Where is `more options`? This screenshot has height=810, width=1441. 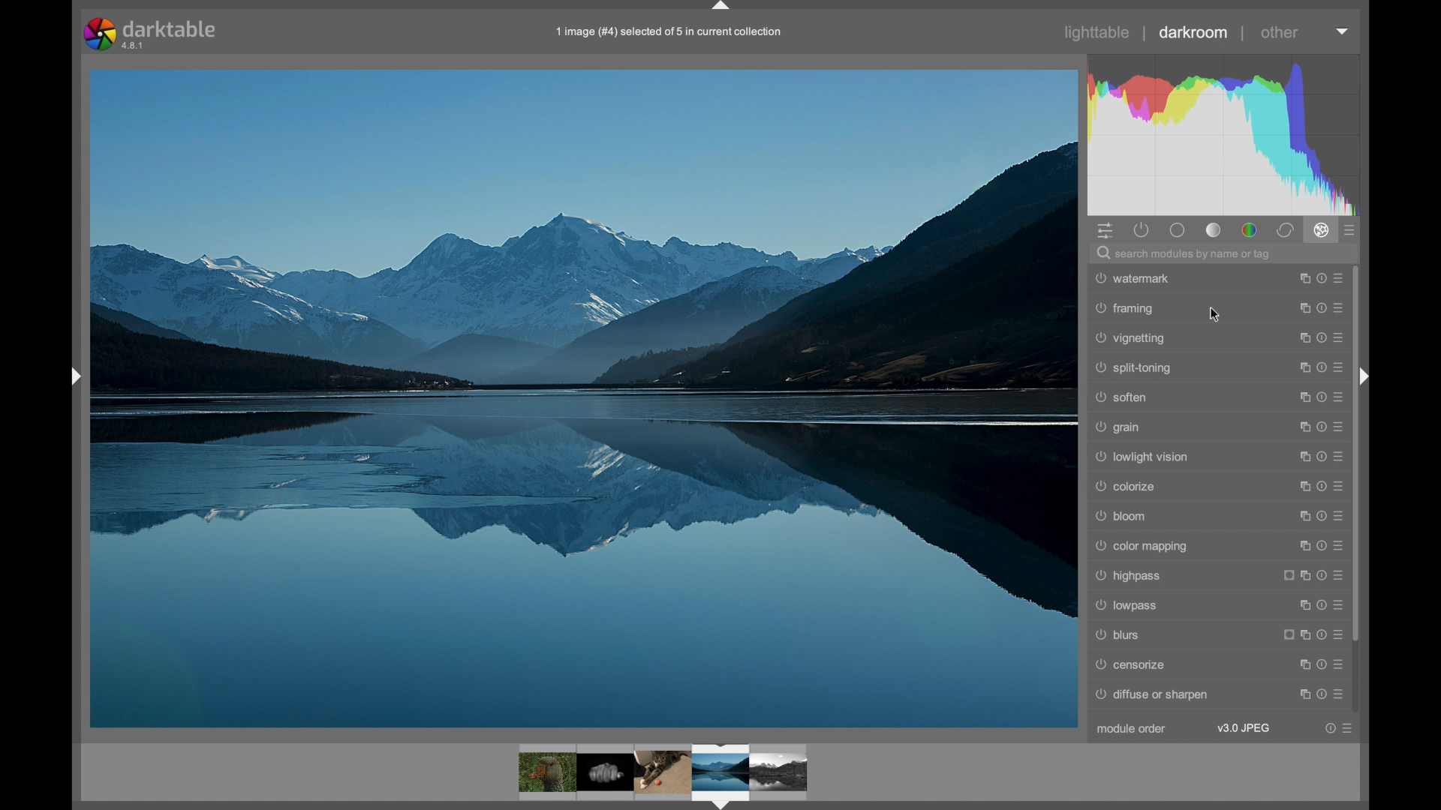 more options is located at coordinates (1339, 728).